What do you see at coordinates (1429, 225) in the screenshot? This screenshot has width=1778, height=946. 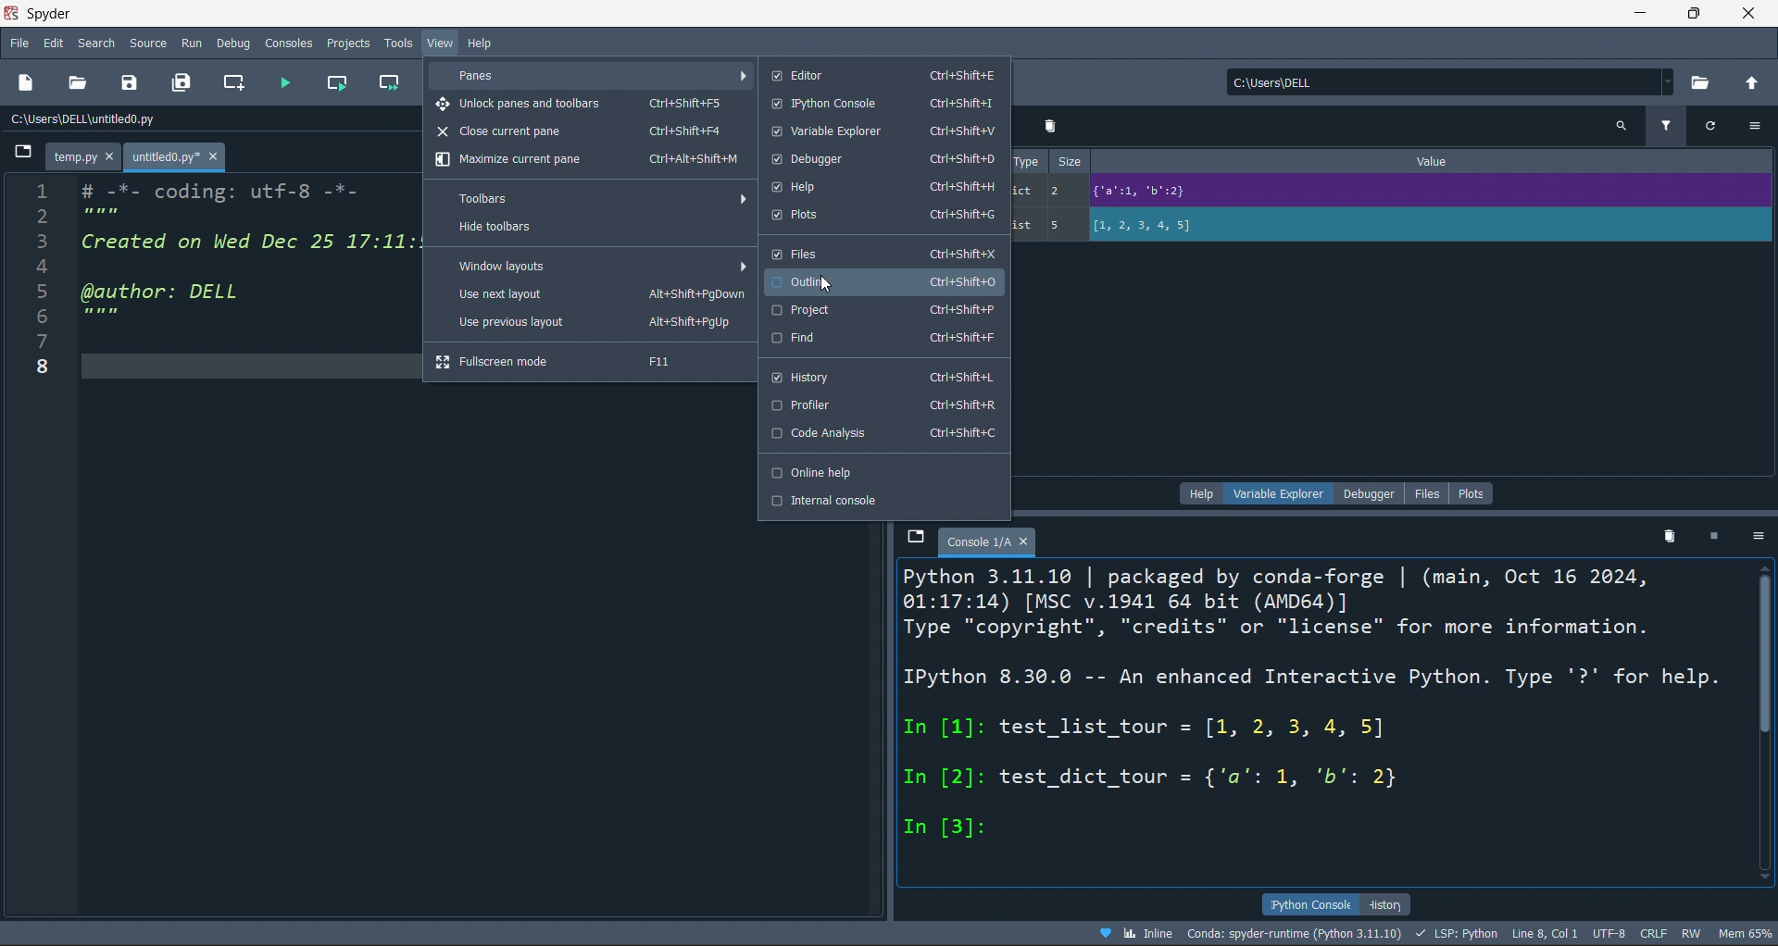 I see `value of variable` at bounding box center [1429, 225].